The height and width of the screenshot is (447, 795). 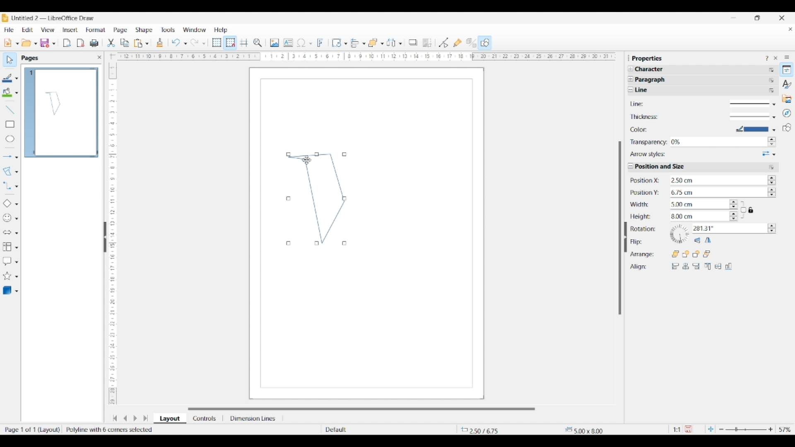 I want to click on Rectangle, so click(x=10, y=124).